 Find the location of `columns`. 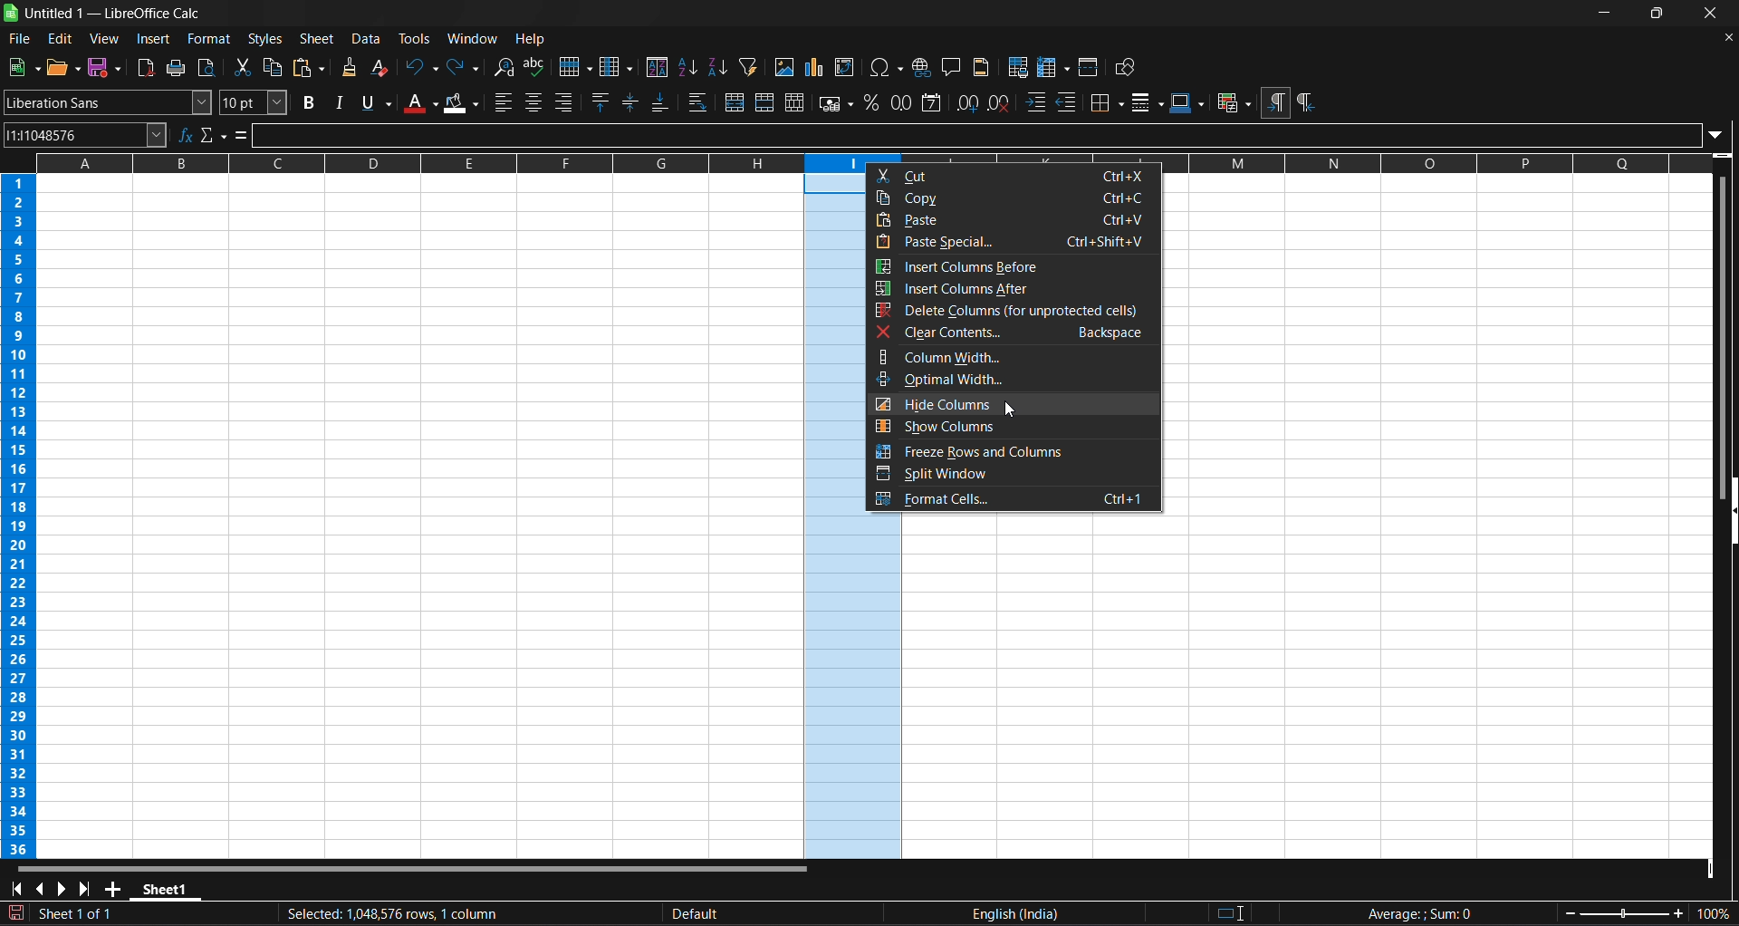

columns is located at coordinates (616, 66).